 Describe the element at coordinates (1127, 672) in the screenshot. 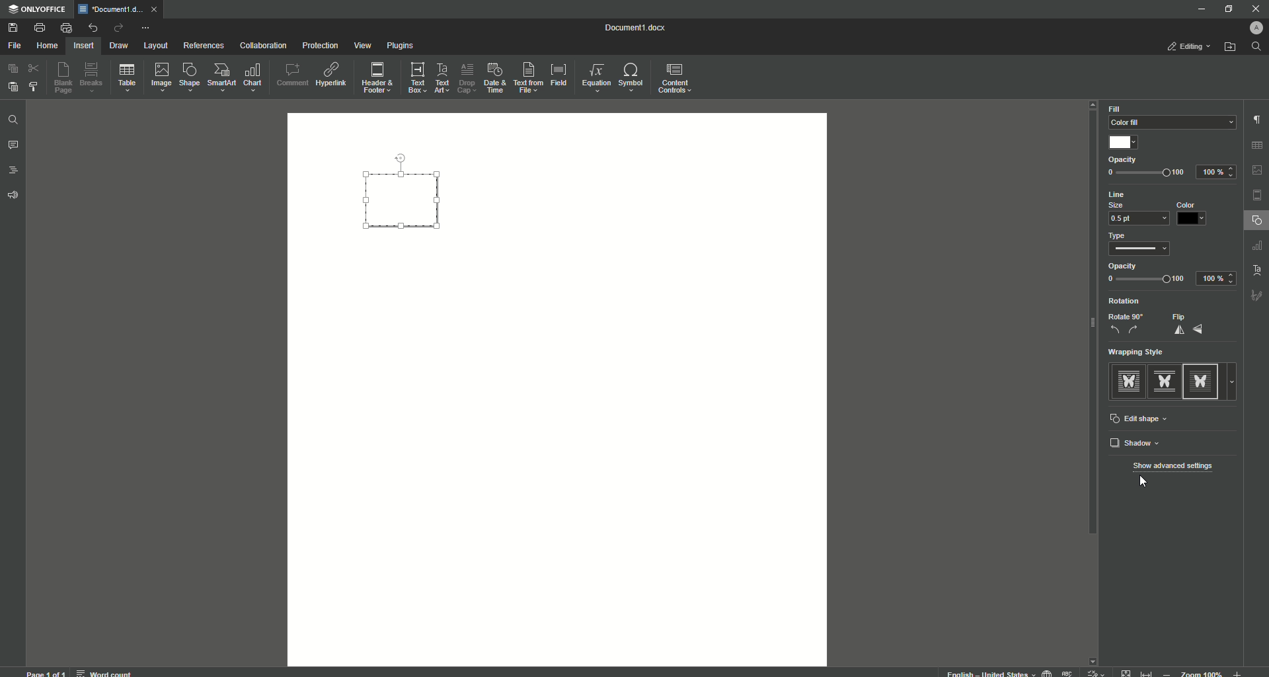

I see `fit to page` at that location.